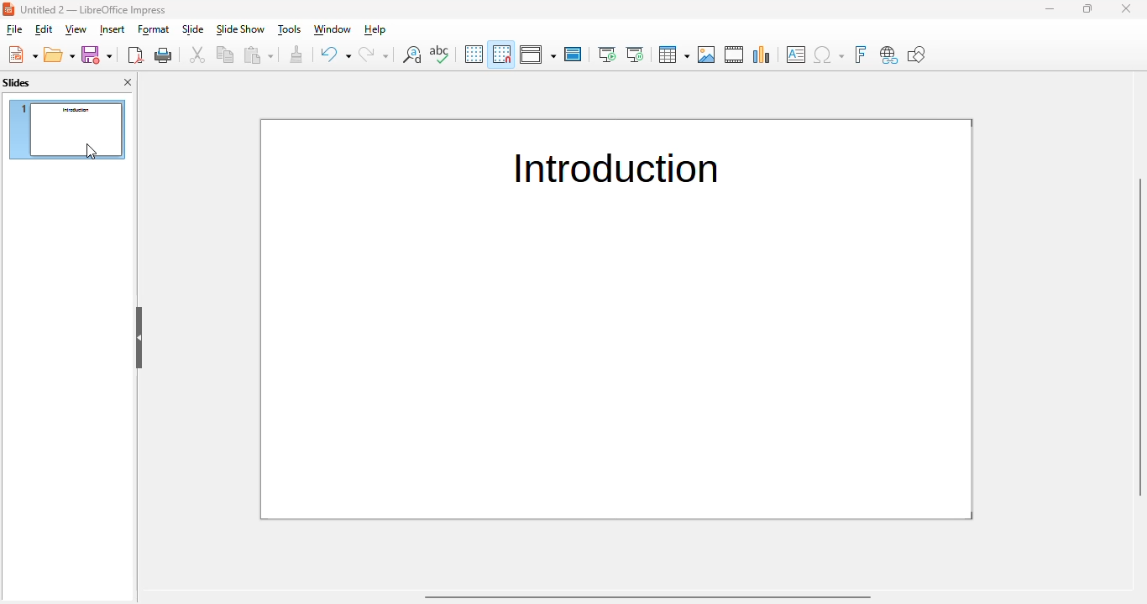  What do you see at coordinates (1088, 8) in the screenshot?
I see `maximize` at bounding box center [1088, 8].